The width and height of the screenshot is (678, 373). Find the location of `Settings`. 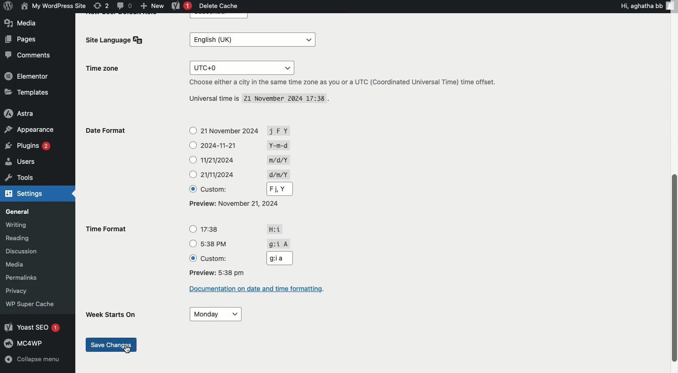

Settings is located at coordinates (27, 195).